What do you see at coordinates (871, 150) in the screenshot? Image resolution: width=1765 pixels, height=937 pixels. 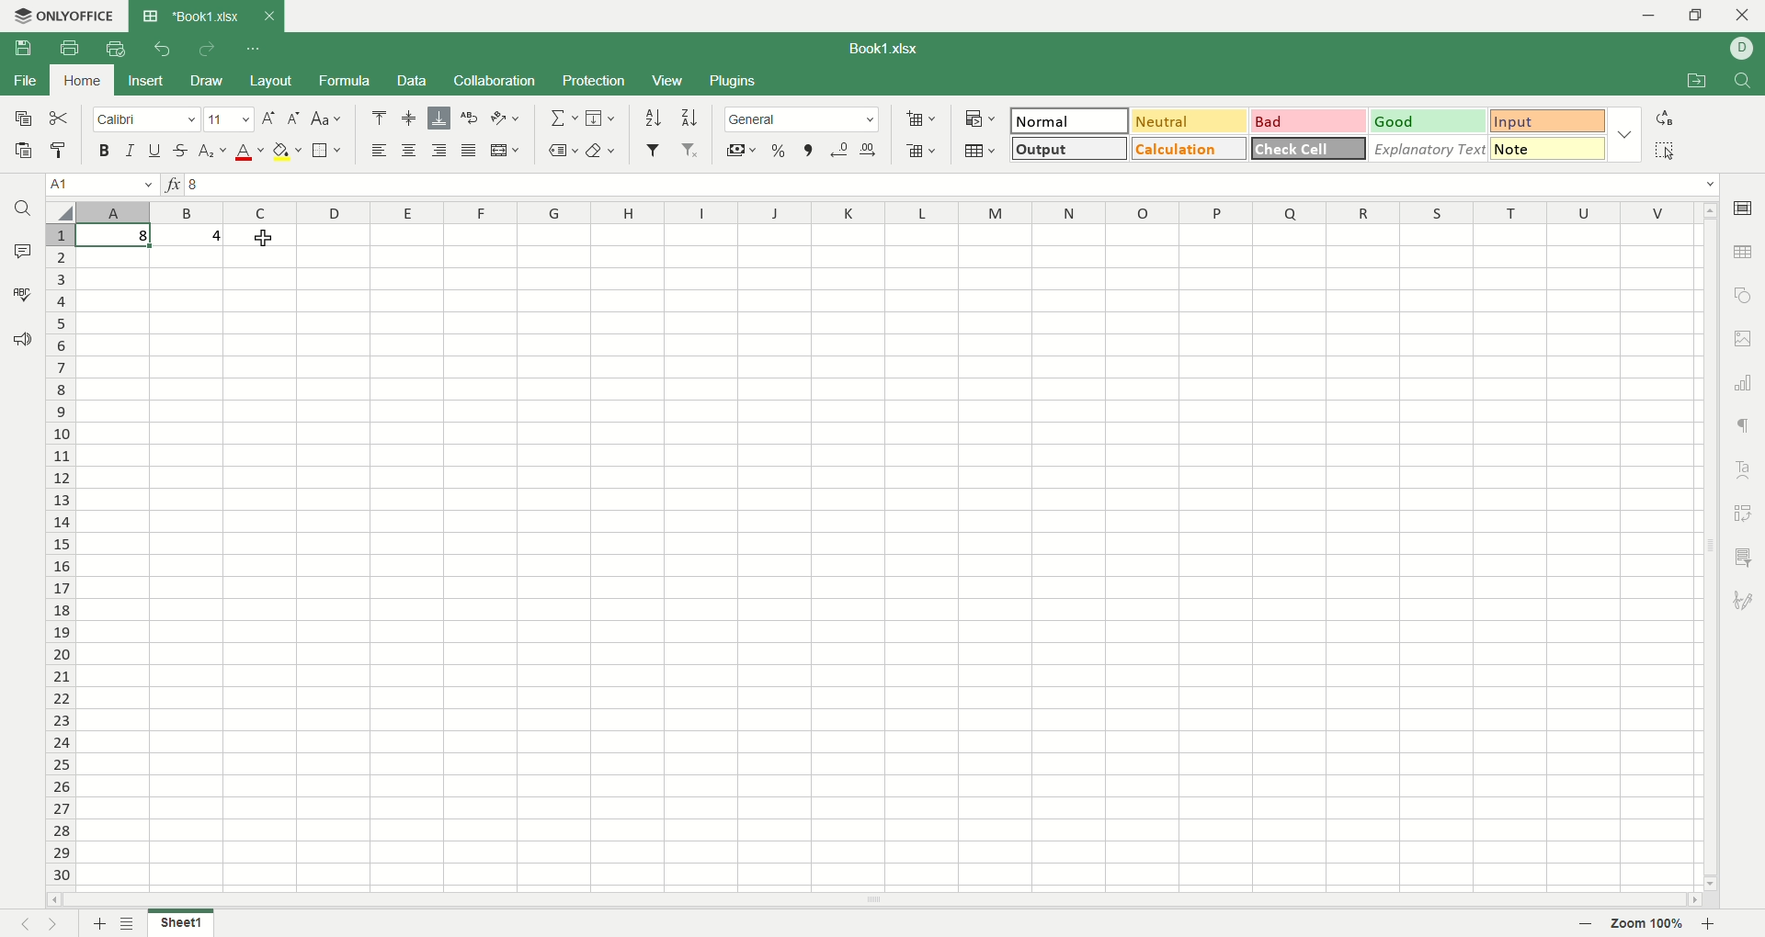 I see `increase decimal` at bounding box center [871, 150].